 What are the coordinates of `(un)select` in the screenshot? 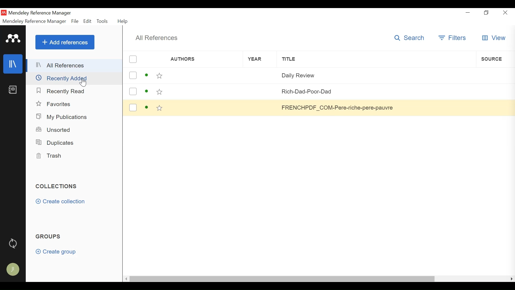 It's located at (133, 59).